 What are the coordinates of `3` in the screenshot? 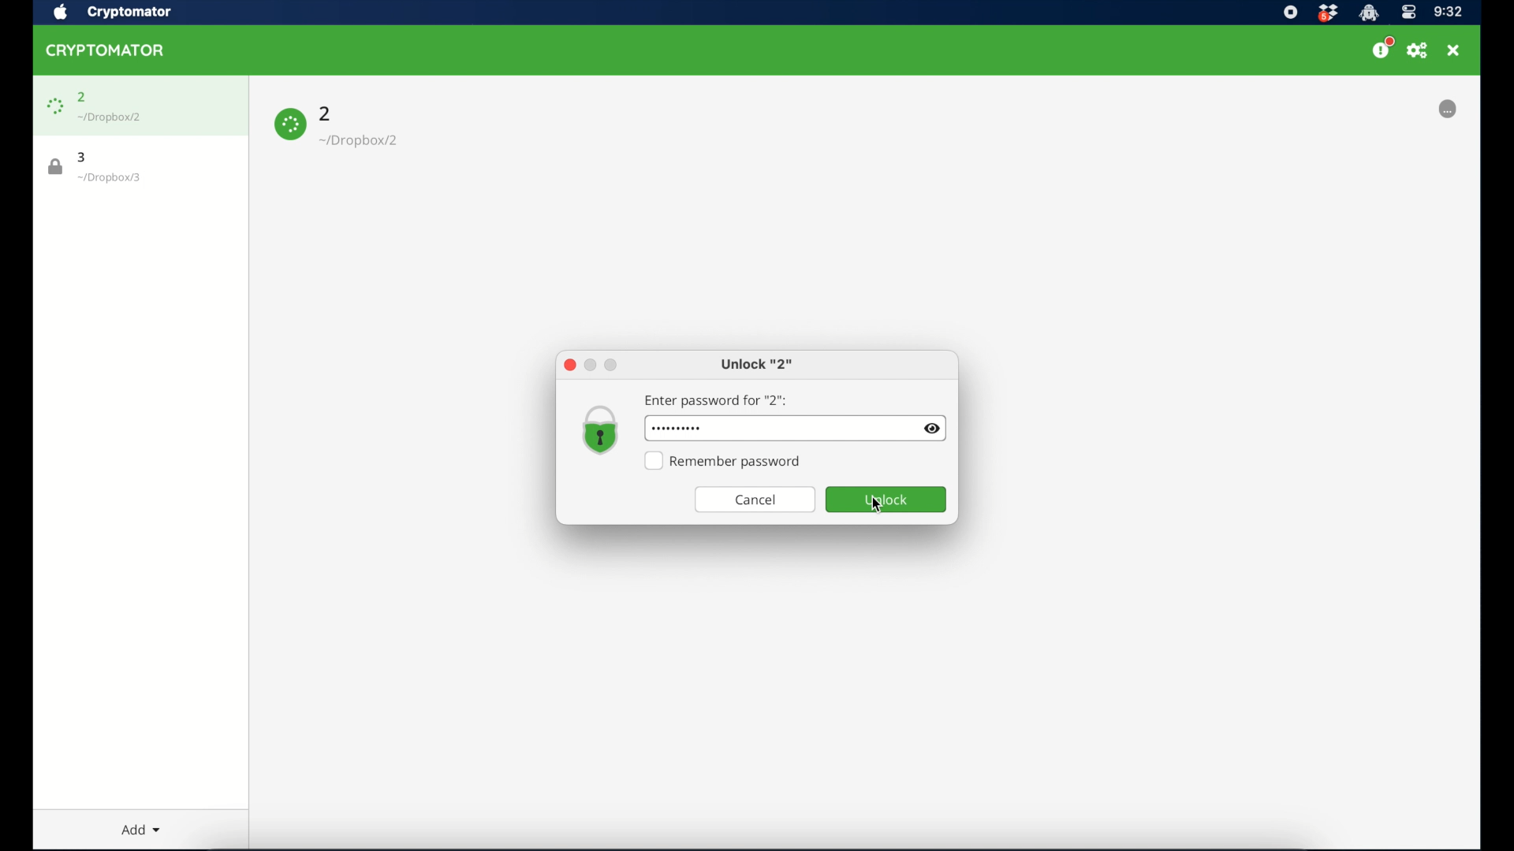 It's located at (80, 157).